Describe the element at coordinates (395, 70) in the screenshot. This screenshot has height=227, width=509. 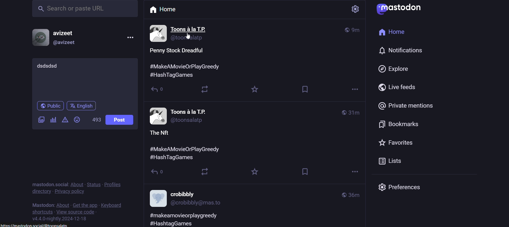
I see `explore ` at that location.